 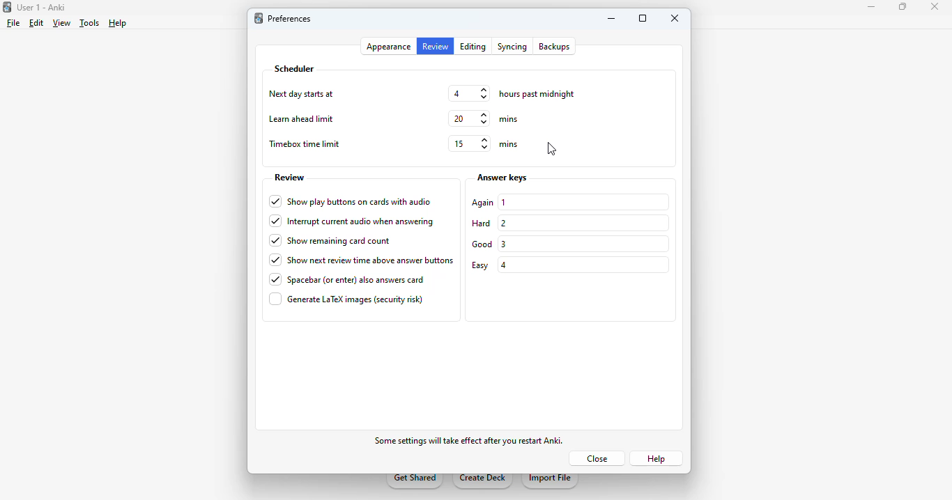 What do you see at coordinates (473, 47) in the screenshot?
I see `editing` at bounding box center [473, 47].